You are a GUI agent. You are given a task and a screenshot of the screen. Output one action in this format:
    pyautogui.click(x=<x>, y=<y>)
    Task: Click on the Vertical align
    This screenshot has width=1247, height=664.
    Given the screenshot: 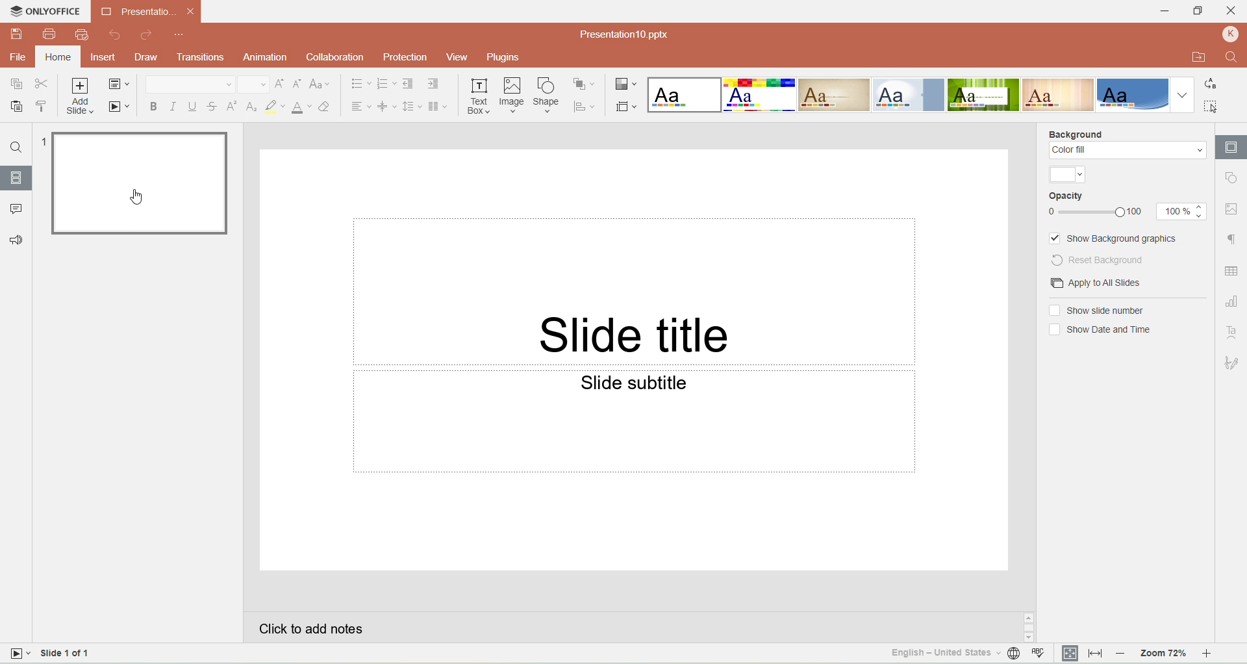 What is the action you would take?
    pyautogui.click(x=386, y=106)
    